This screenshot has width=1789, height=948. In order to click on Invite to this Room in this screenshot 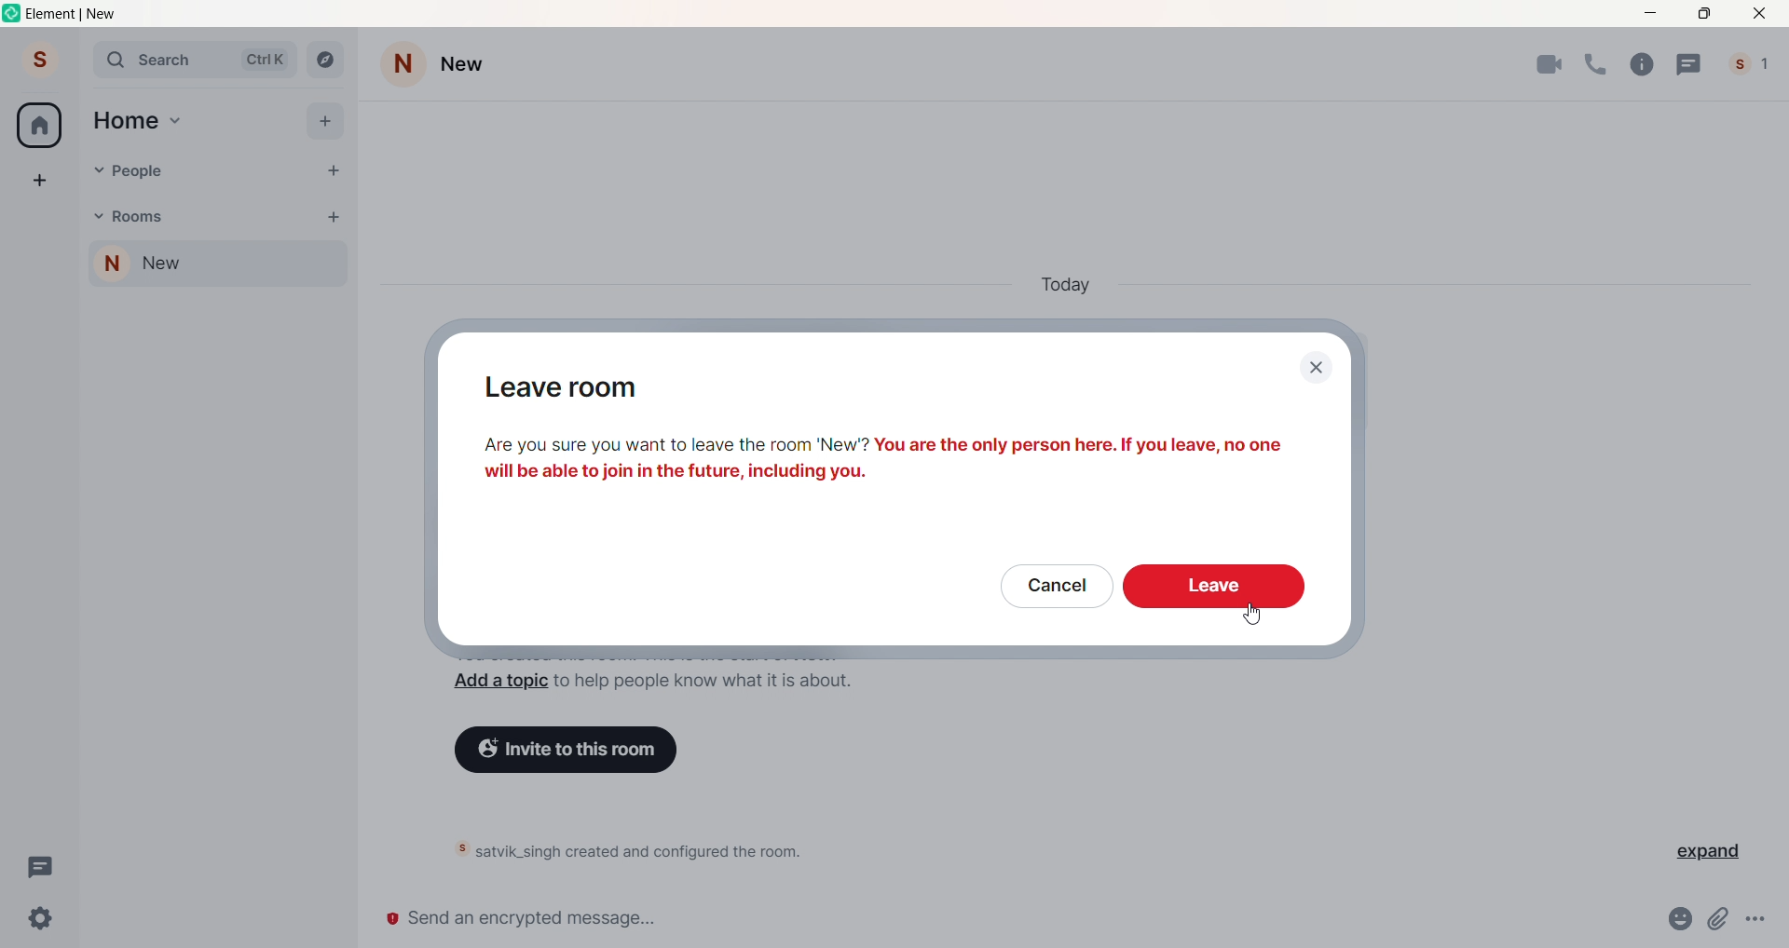, I will do `click(575, 748)`.